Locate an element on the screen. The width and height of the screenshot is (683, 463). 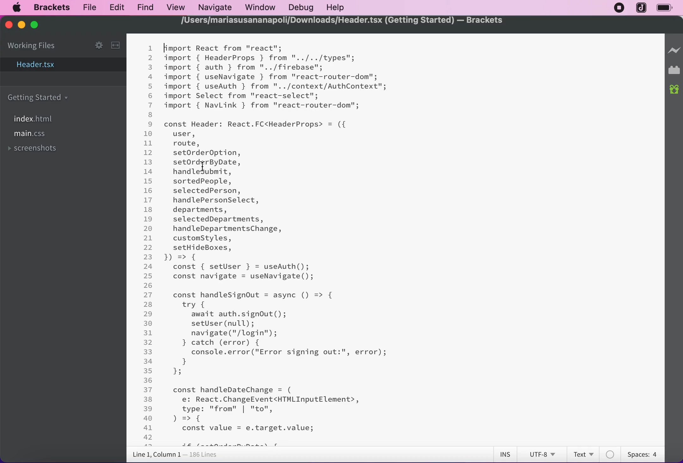
settings is located at coordinates (98, 44).